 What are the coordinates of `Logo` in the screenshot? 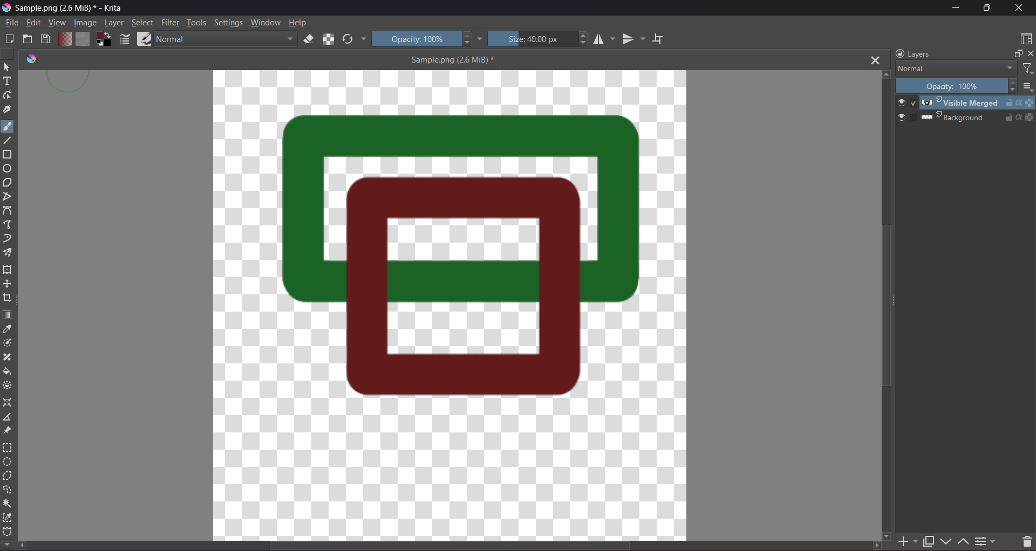 It's located at (30, 59).